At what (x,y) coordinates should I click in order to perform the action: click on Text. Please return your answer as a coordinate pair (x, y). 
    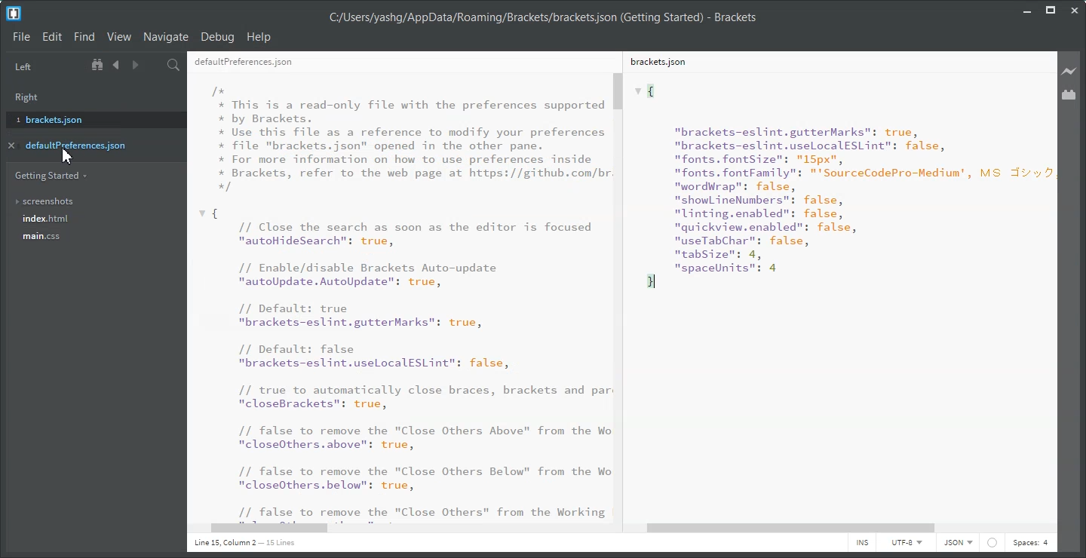
    Looking at the image, I should click on (244, 543).